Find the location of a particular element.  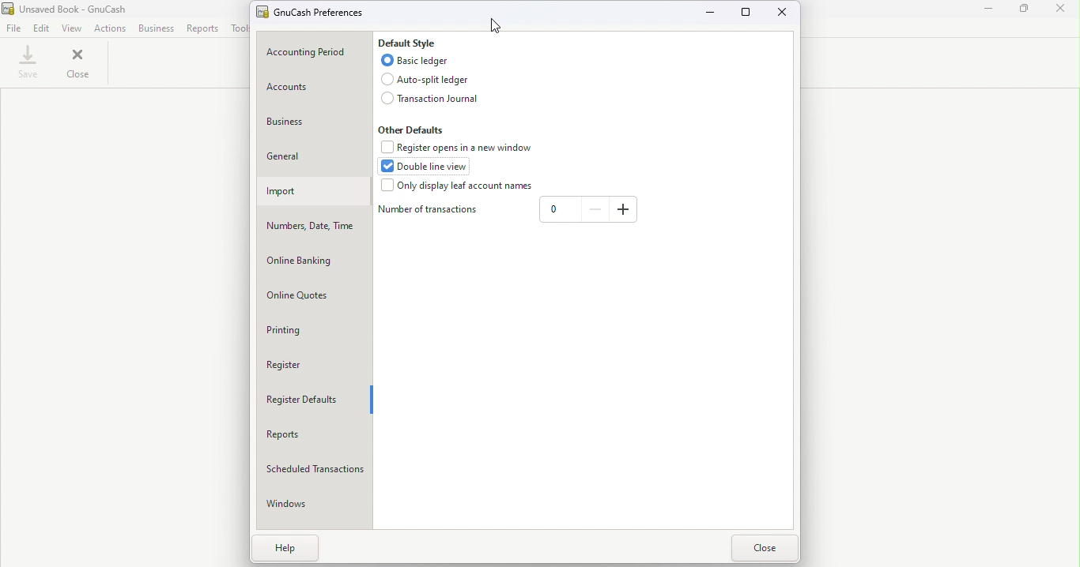

Business is located at coordinates (313, 122).